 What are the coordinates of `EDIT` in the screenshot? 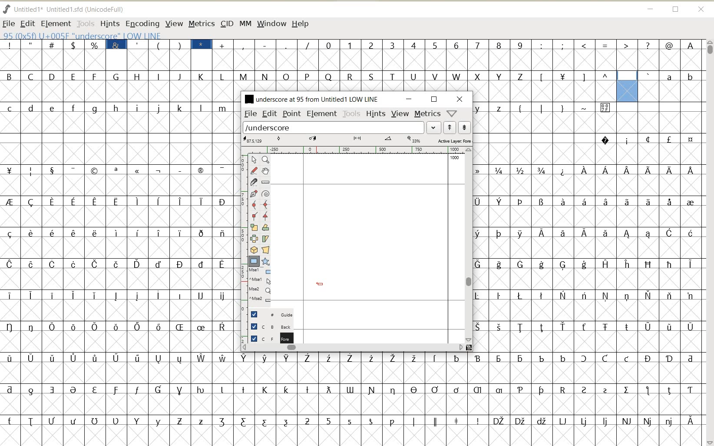 It's located at (27, 24).